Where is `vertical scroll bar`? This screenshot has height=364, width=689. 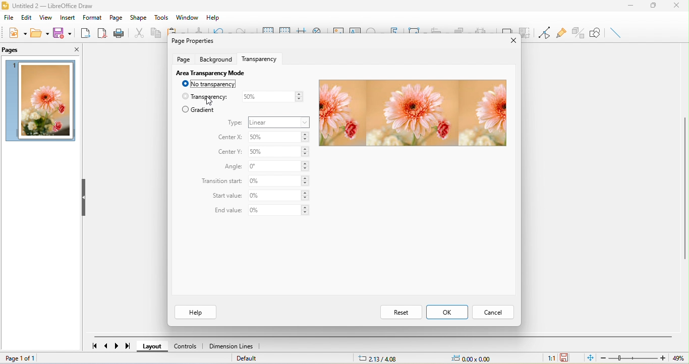
vertical scroll bar is located at coordinates (684, 187).